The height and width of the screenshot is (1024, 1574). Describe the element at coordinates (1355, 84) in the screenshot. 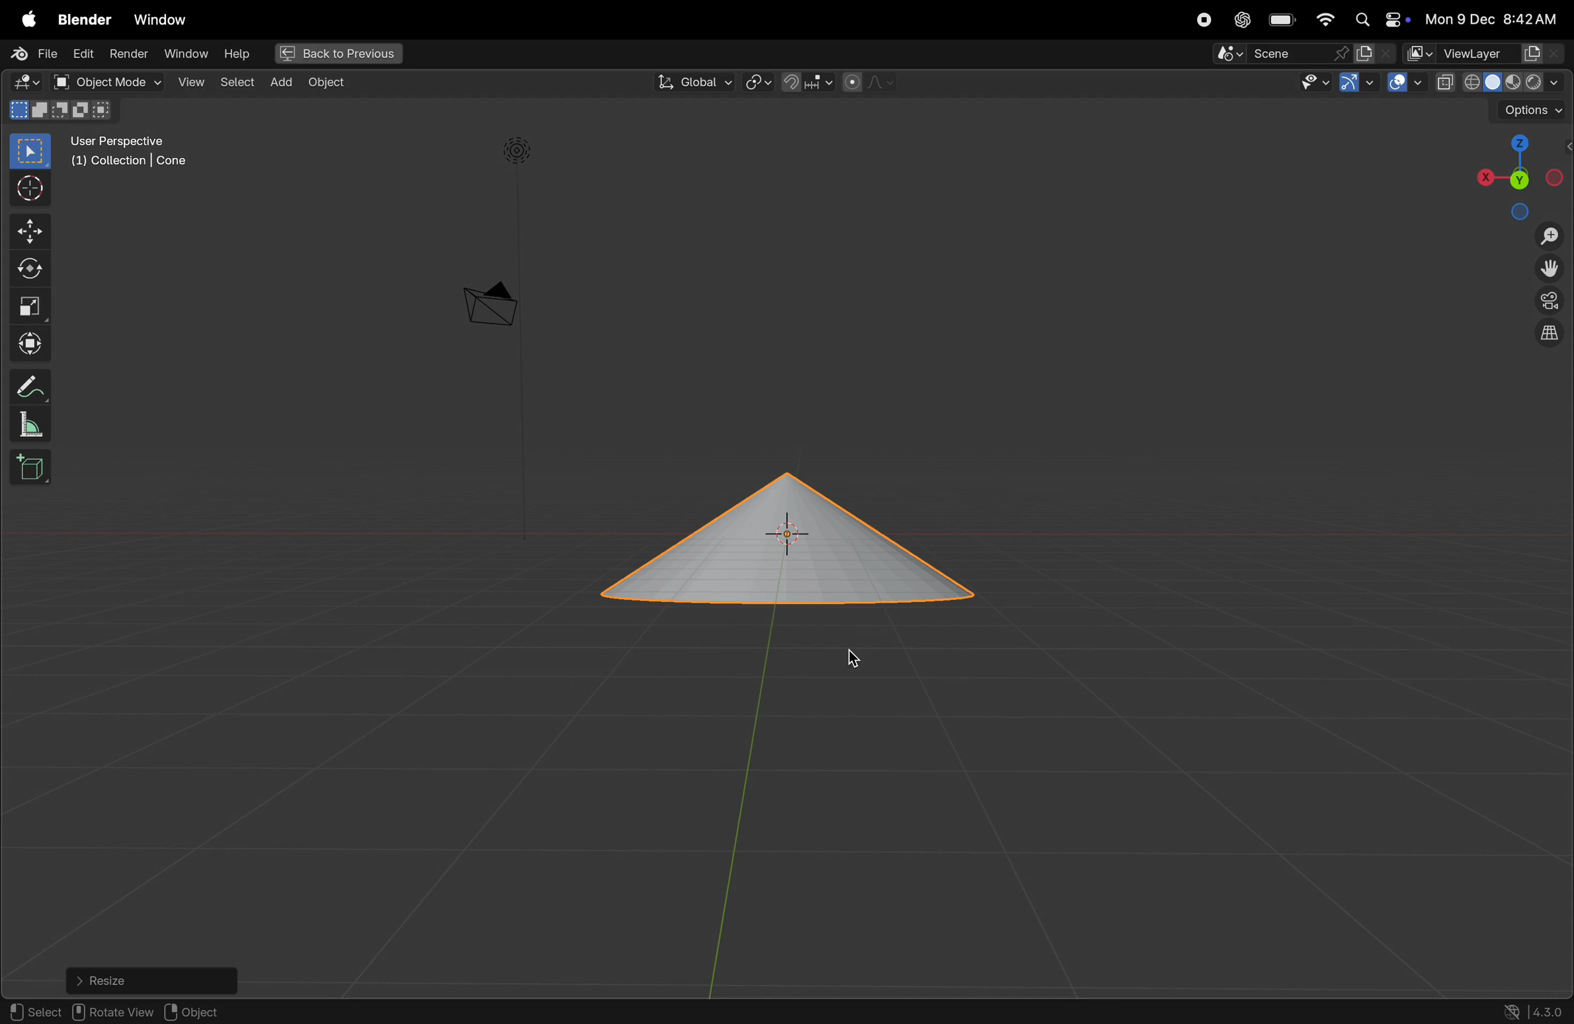

I see `show gimzo` at that location.